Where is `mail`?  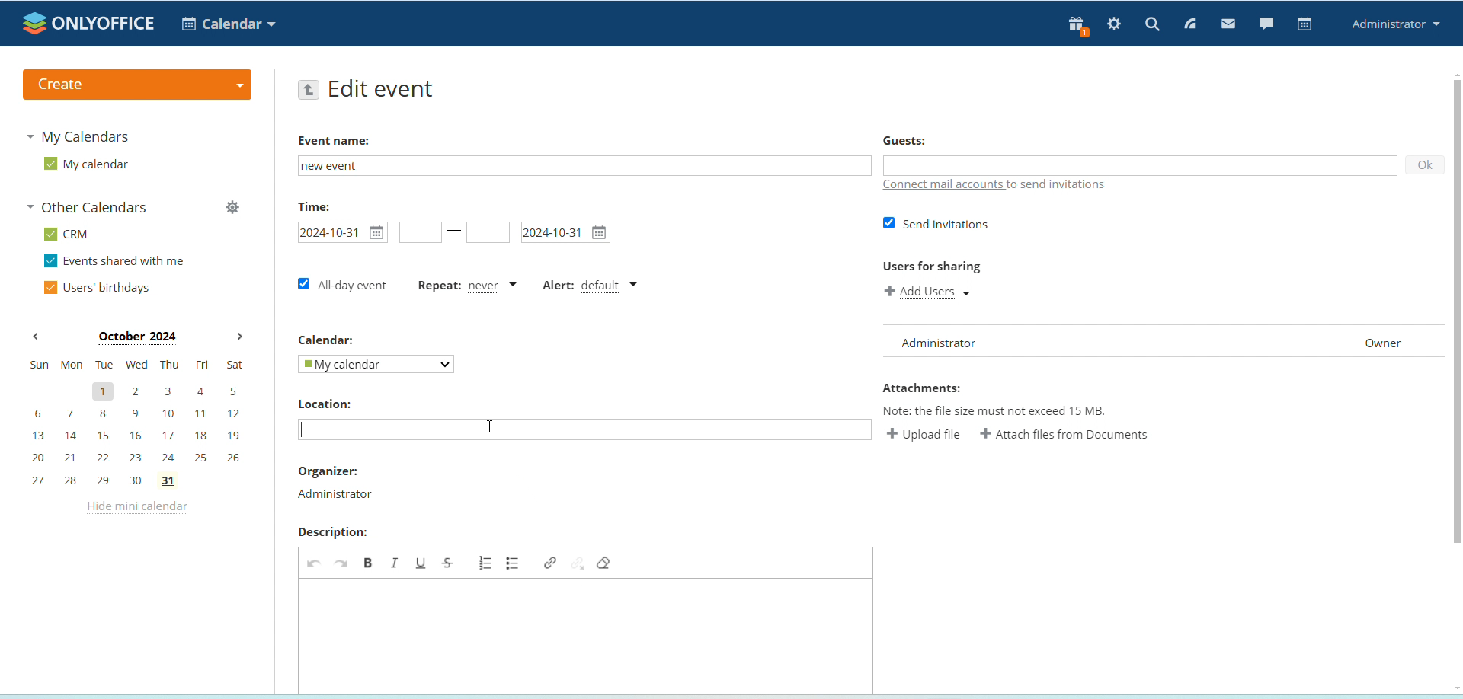 mail is located at coordinates (1229, 25).